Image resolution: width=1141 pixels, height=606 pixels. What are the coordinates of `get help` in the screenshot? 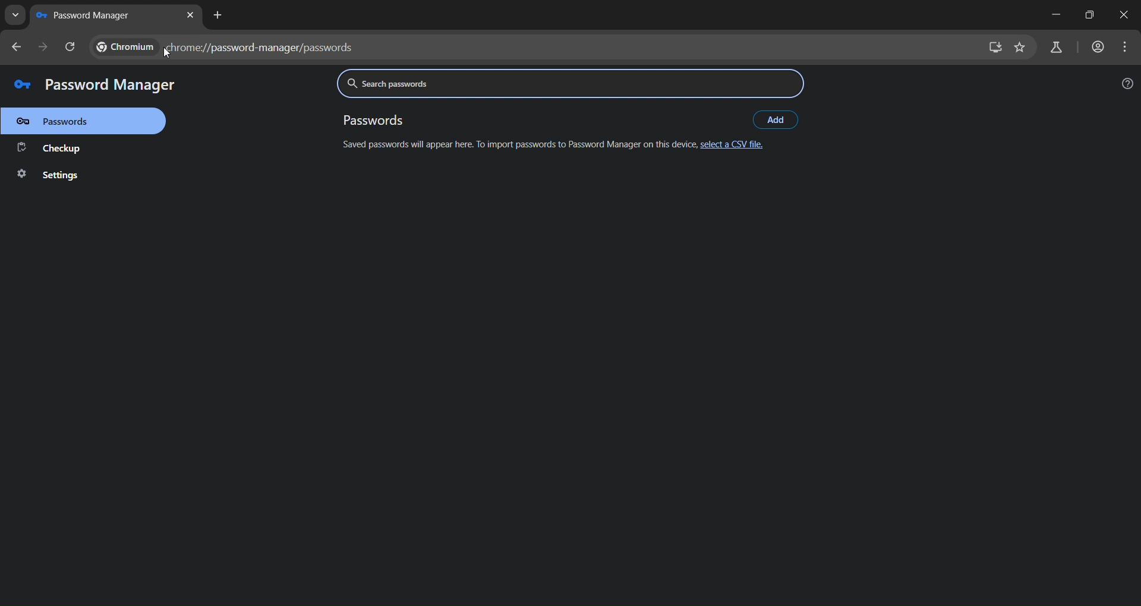 It's located at (1128, 84).